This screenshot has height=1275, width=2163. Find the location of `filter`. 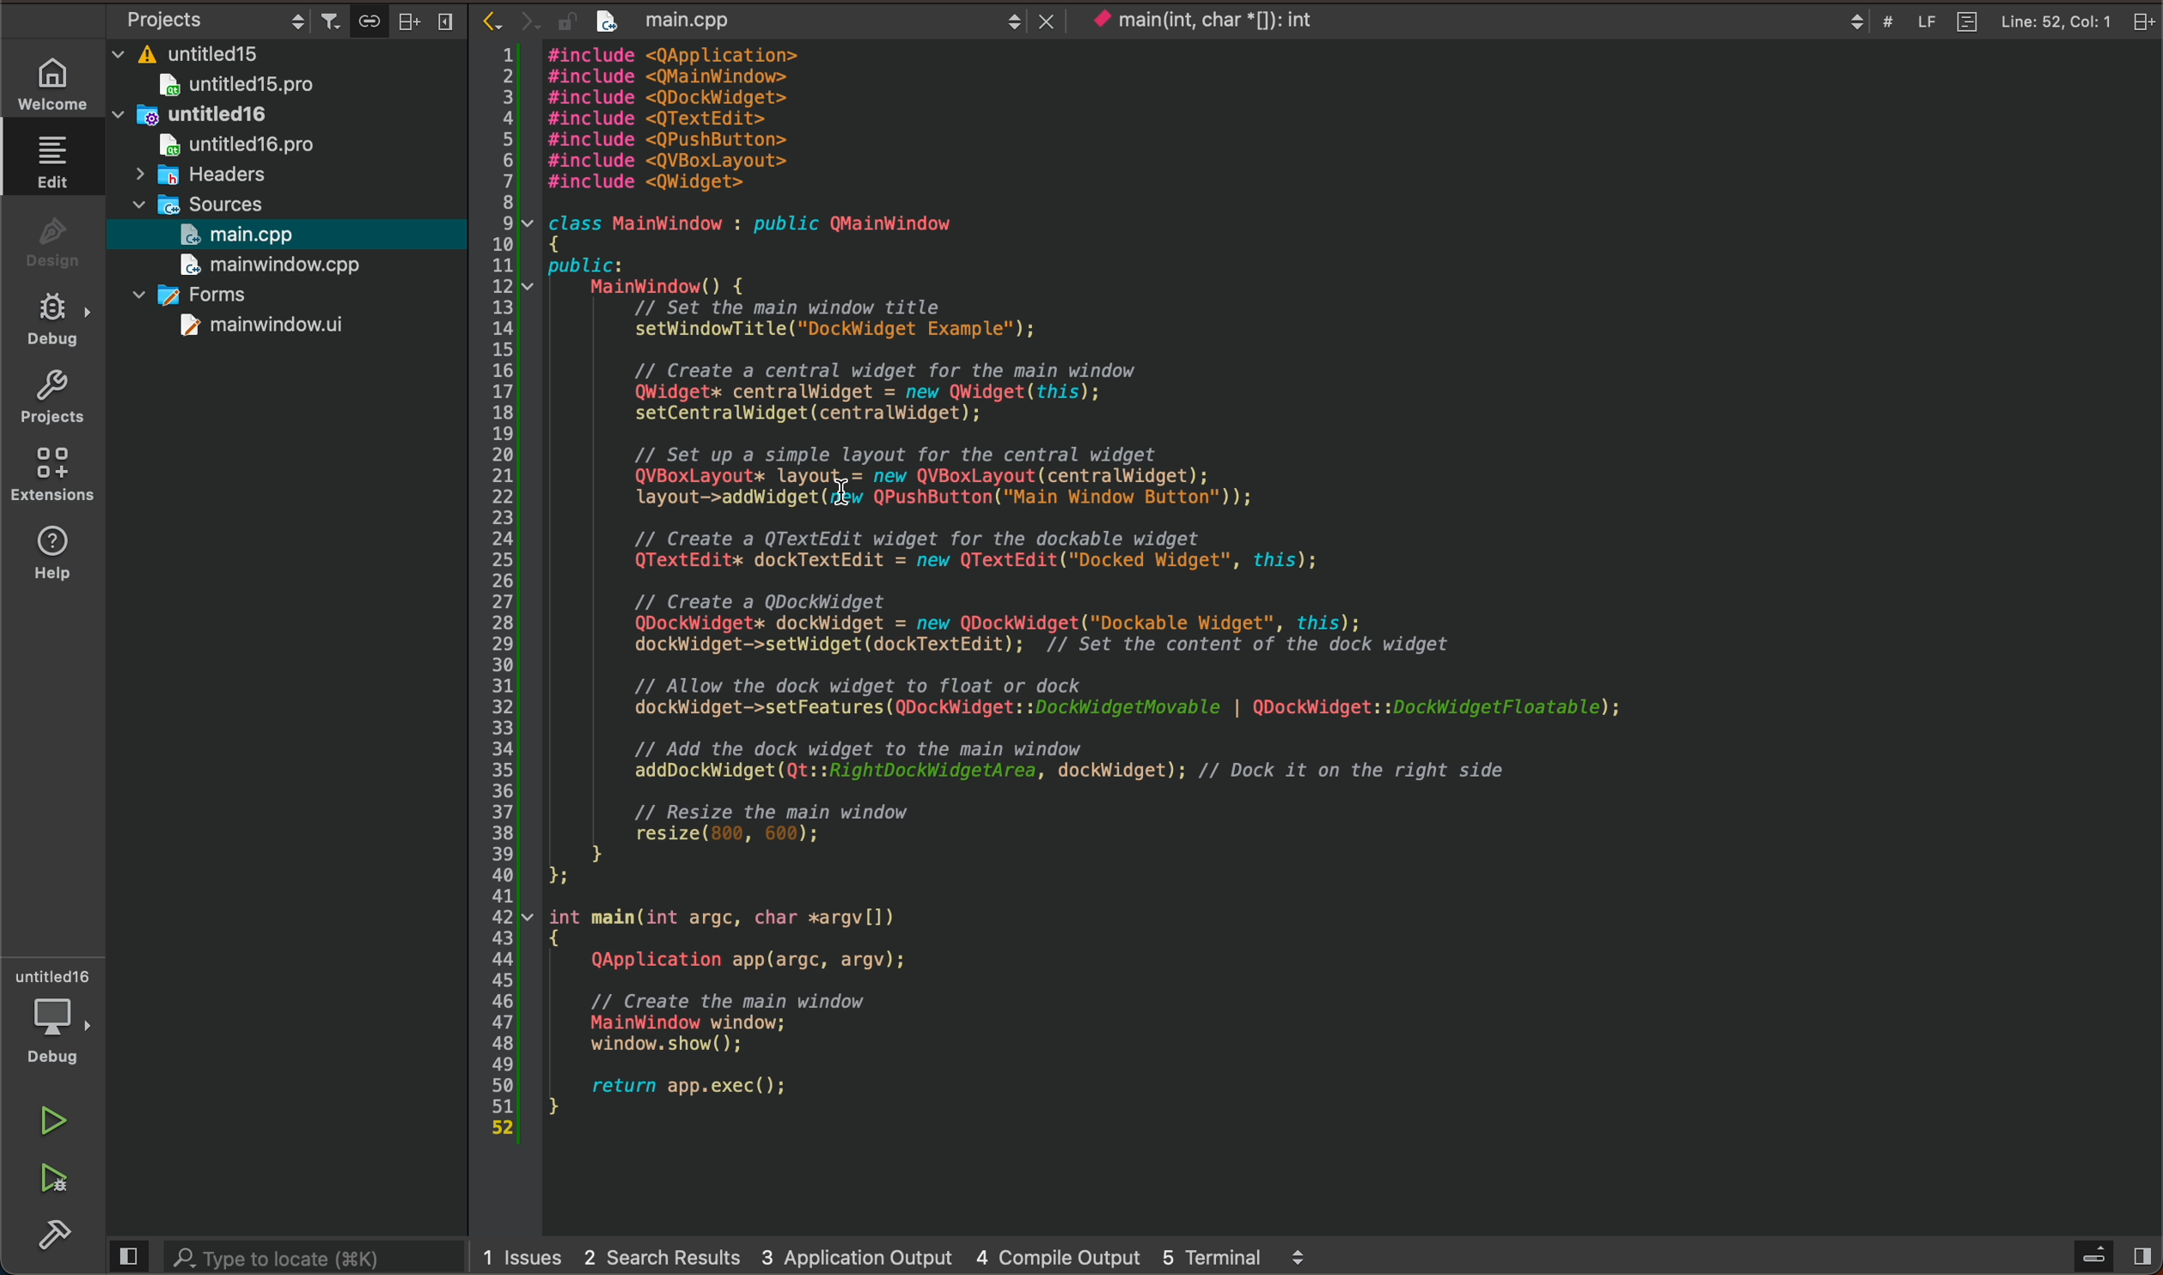

filter is located at coordinates (333, 16).